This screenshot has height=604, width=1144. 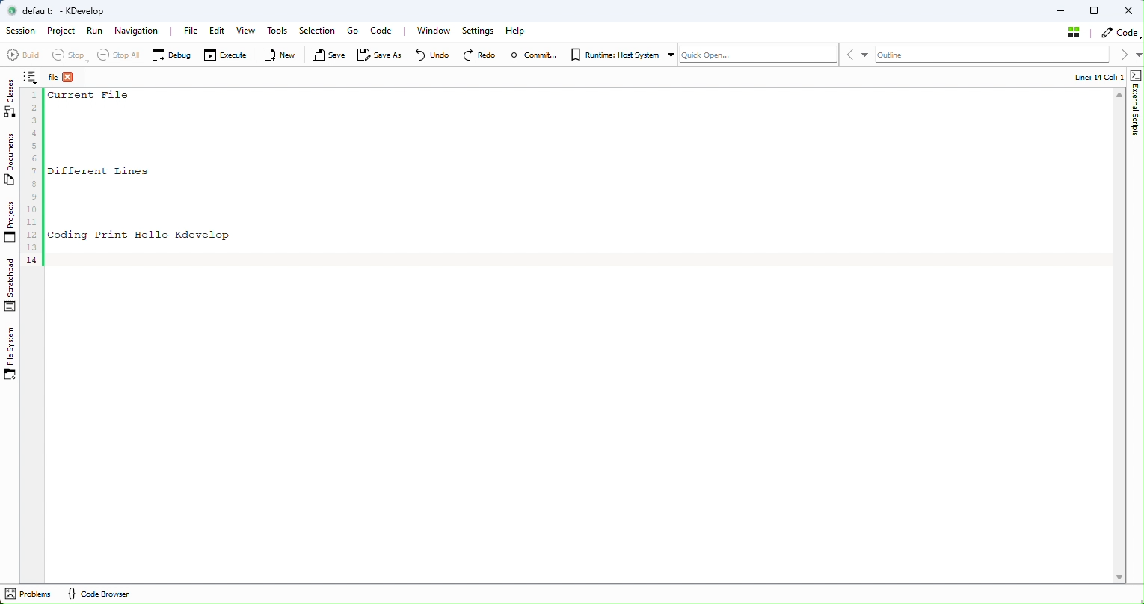 I want to click on Code Browser, so click(x=97, y=594).